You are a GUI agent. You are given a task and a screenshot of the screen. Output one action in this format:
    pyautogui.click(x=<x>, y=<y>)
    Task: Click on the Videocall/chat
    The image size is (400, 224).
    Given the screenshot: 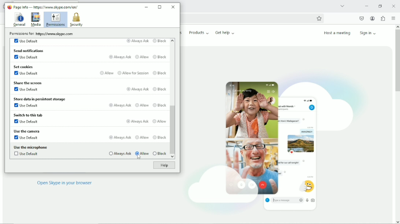 What is the action you would take?
    pyautogui.click(x=273, y=141)
    